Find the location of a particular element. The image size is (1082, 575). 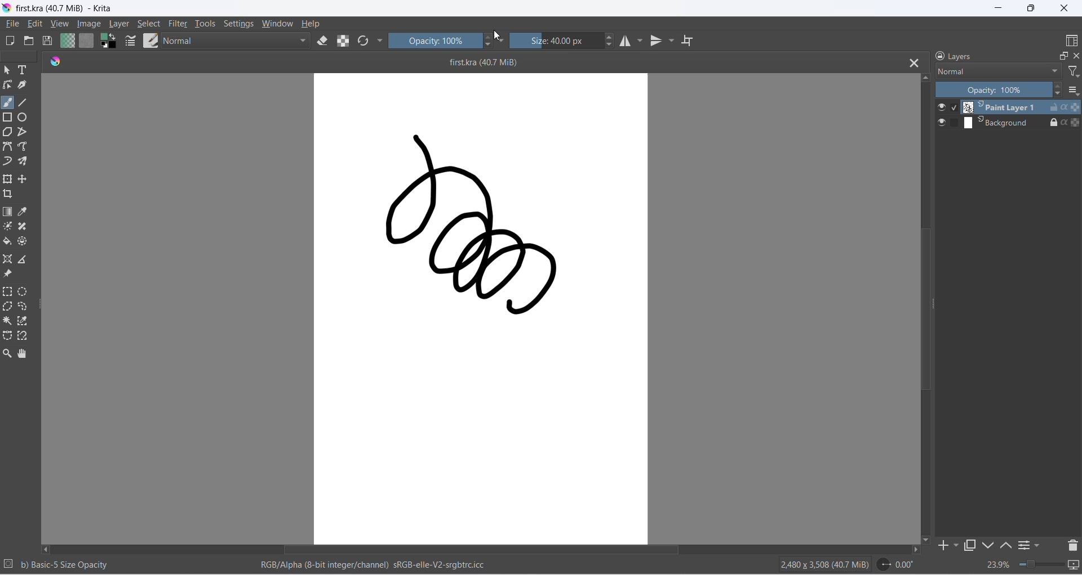

draw a gradient is located at coordinates (7, 212).